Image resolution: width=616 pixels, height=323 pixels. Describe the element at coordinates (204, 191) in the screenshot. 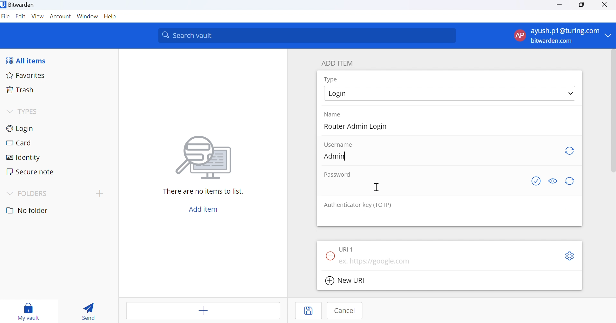

I see `There are no items to list.` at that location.